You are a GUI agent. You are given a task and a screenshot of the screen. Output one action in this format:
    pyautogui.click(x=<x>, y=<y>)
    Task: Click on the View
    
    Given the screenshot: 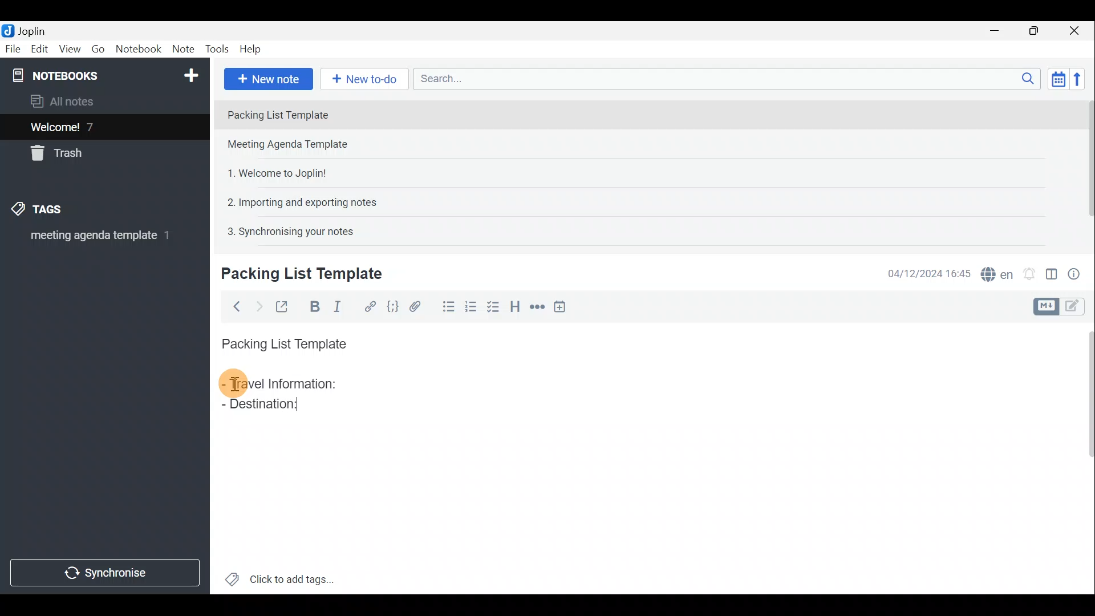 What is the action you would take?
    pyautogui.click(x=71, y=49)
    